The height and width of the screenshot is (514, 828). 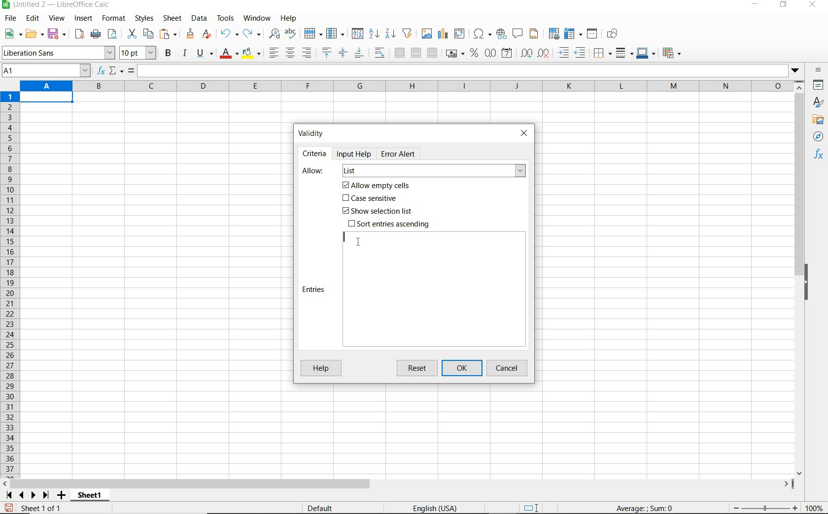 What do you see at coordinates (761, 508) in the screenshot?
I see `zoom out or zoom in` at bounding box center [761, 508].